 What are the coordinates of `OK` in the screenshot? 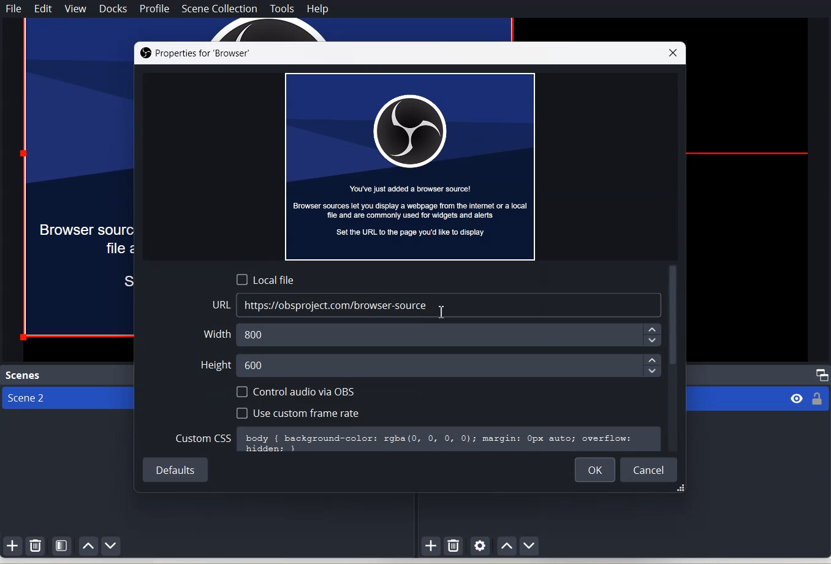 It's located at (591, 469).